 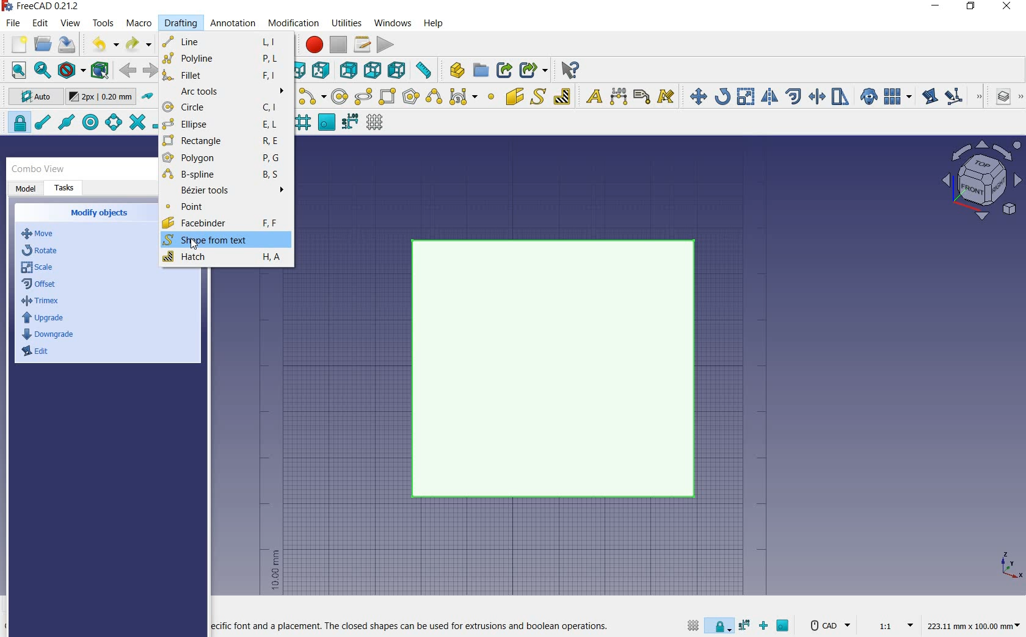 What do you see at coordinates (136, 123) in the screenshot?
I see `snap intersection` at bounding box center [136, 123].